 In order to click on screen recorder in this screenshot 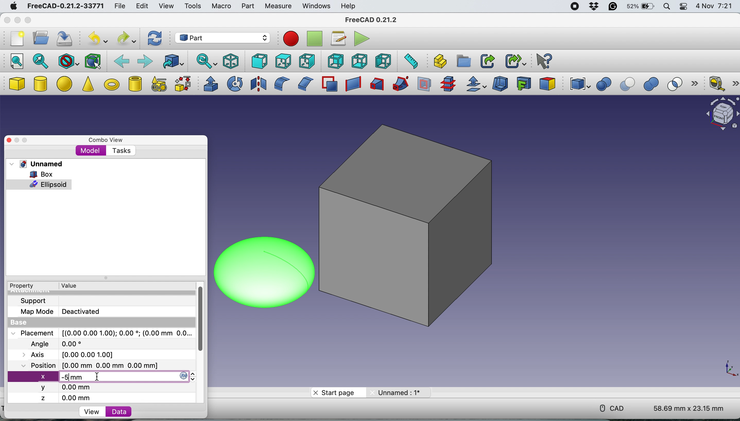, I will do `click(574, 7)`.